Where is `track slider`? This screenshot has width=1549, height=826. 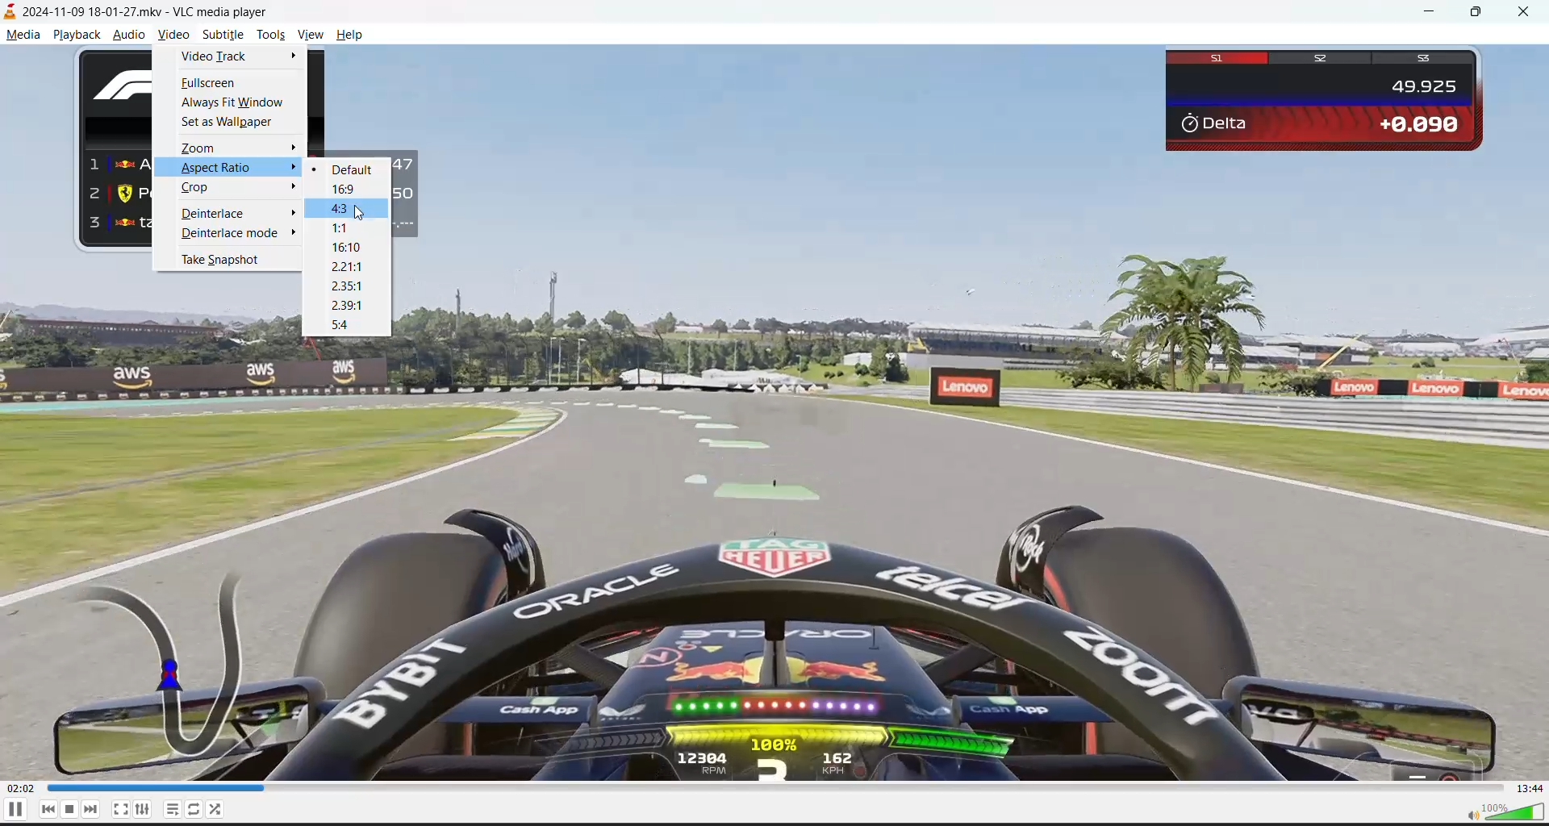 track slider is located at coordinates (774, 788).